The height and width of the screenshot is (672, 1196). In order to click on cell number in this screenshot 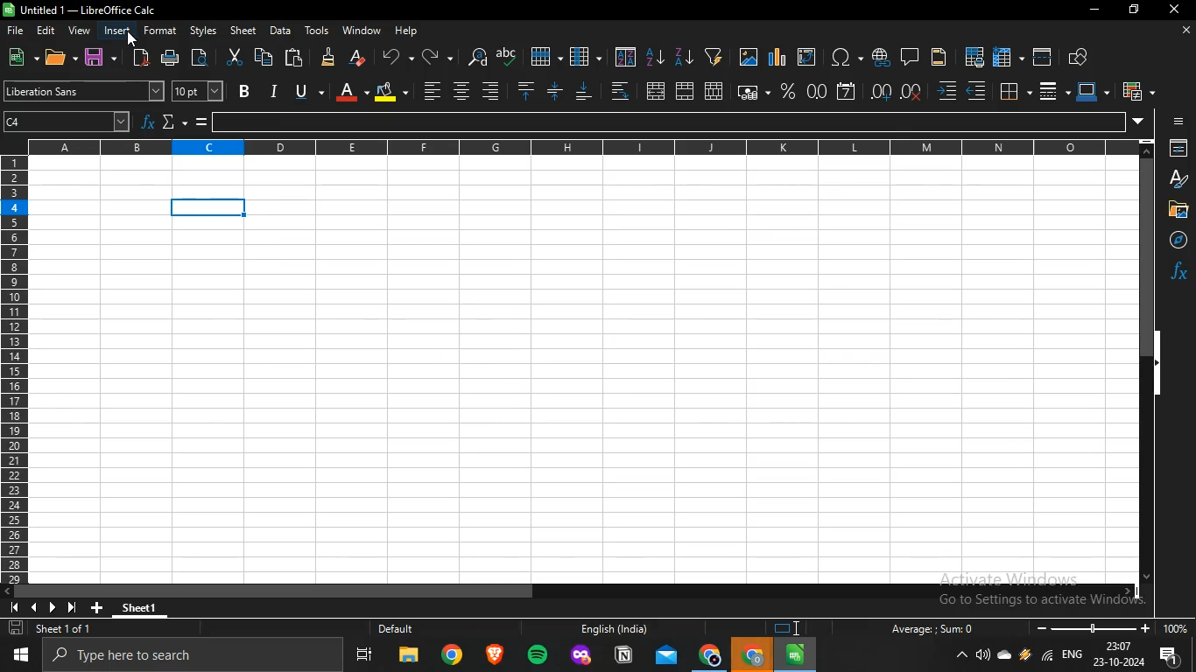, I will do `click(69, 123)`.